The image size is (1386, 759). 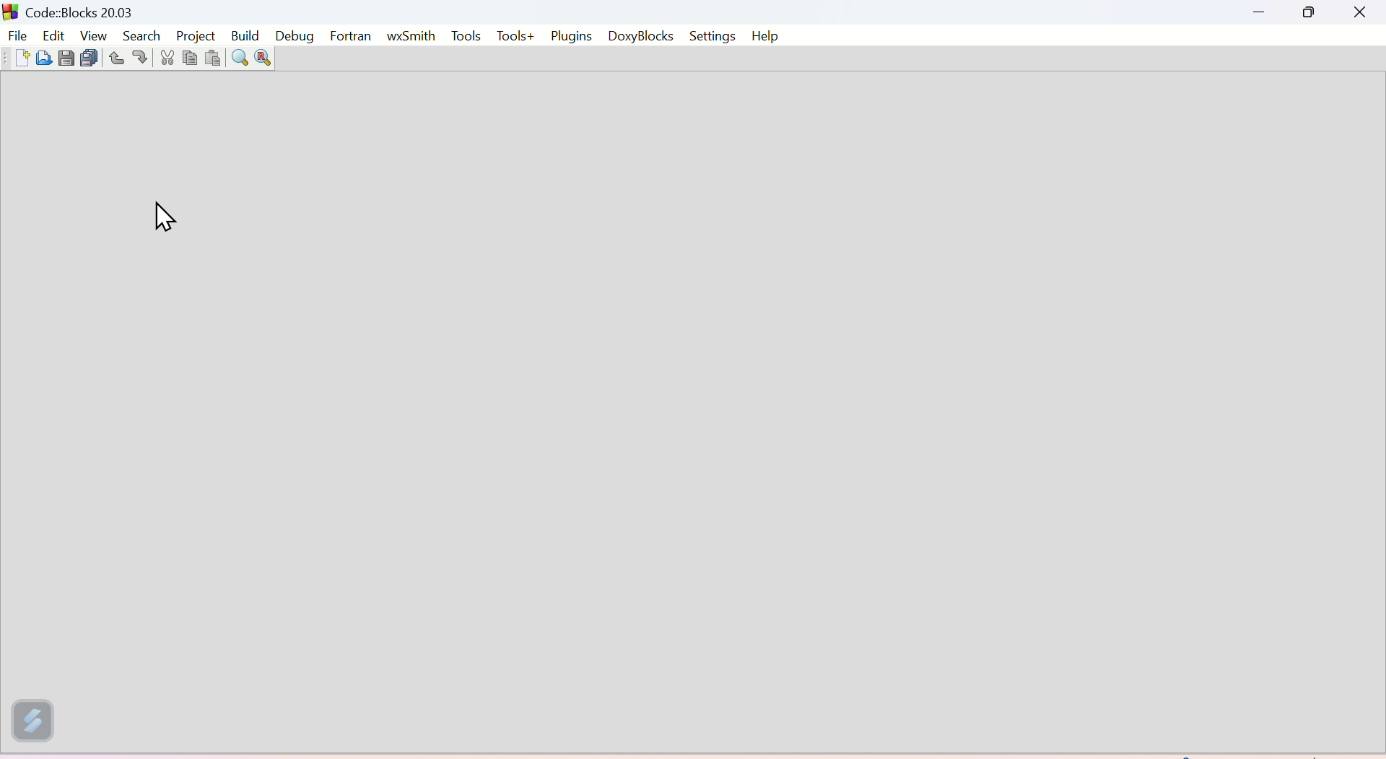 I want to click on Maximise, so click(x=1308, y=14).